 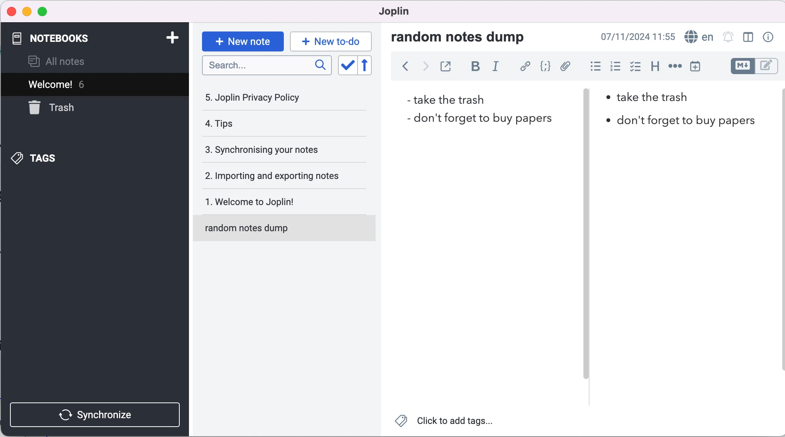 I want to click on random notes dump, so click(x=465, y=36).